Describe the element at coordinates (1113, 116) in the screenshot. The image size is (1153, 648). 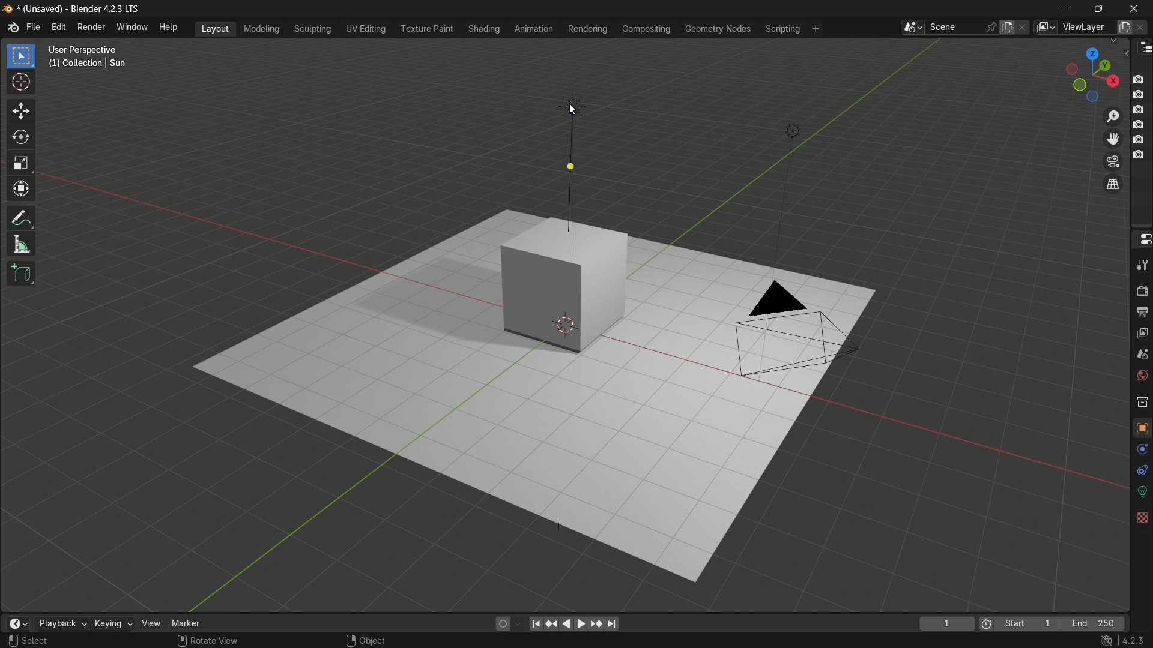
I see `zoom in/out` at that location.